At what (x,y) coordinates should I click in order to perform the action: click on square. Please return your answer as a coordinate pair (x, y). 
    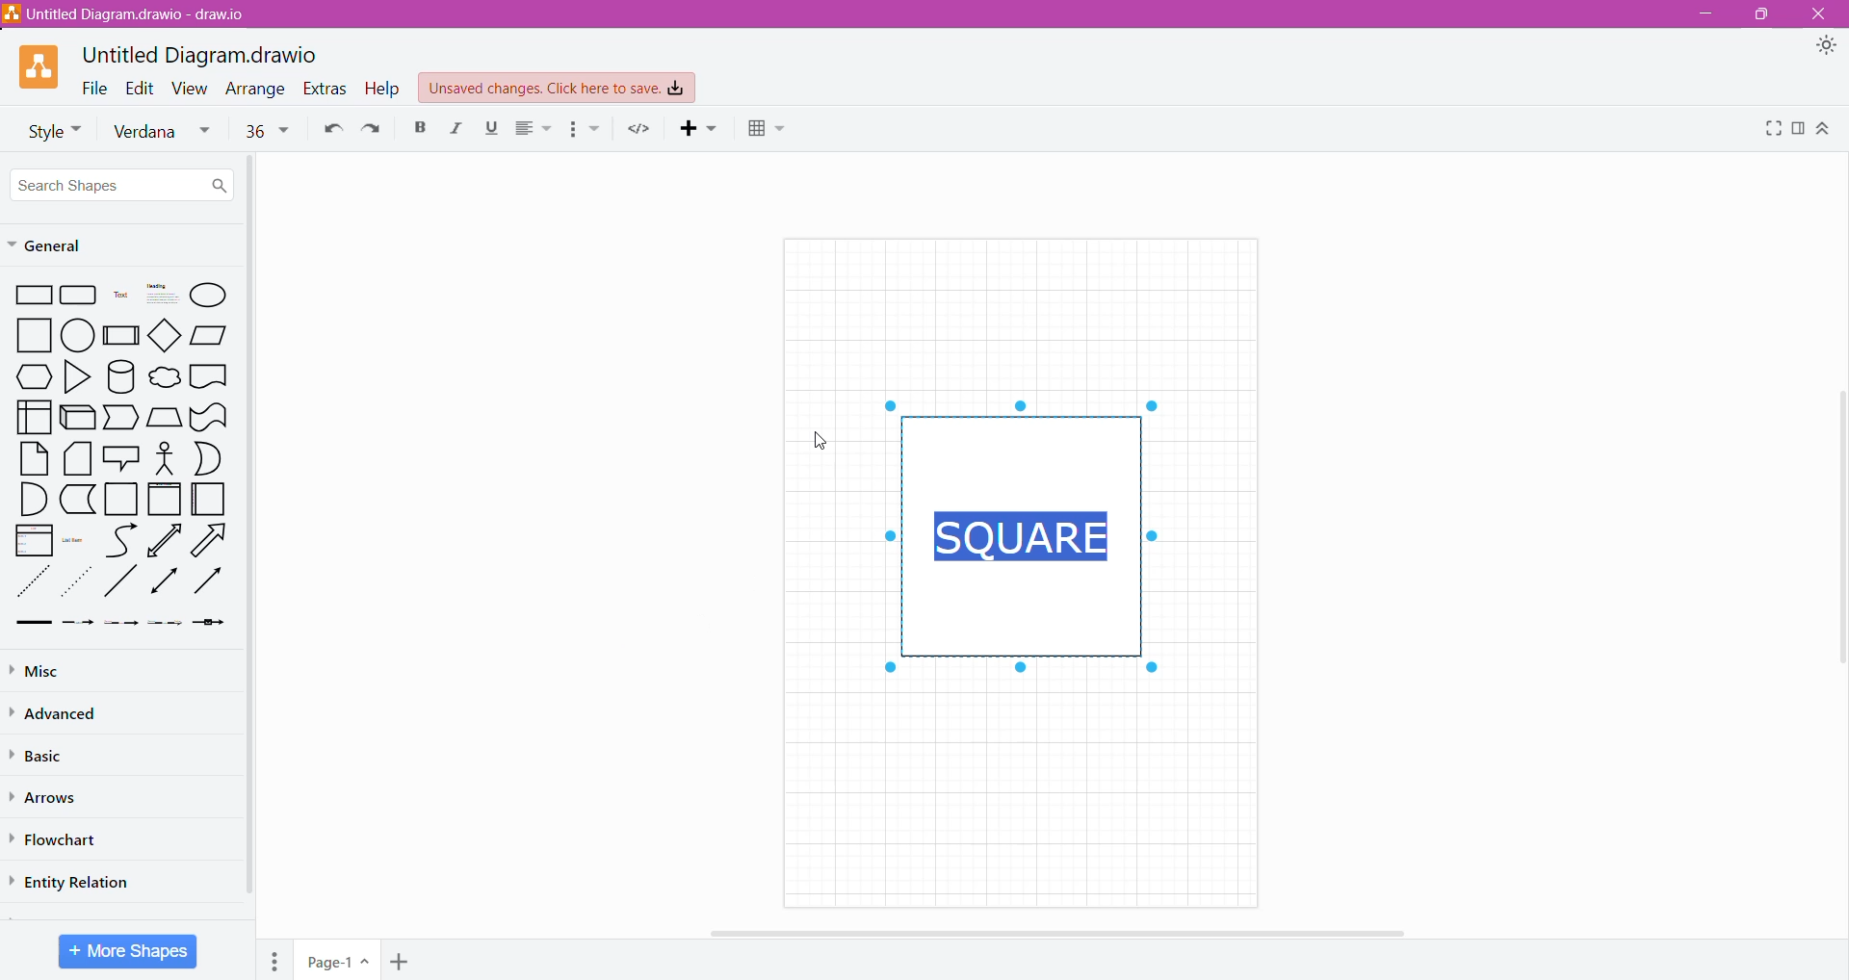
    Looking at the image, I should click on (31, 335).